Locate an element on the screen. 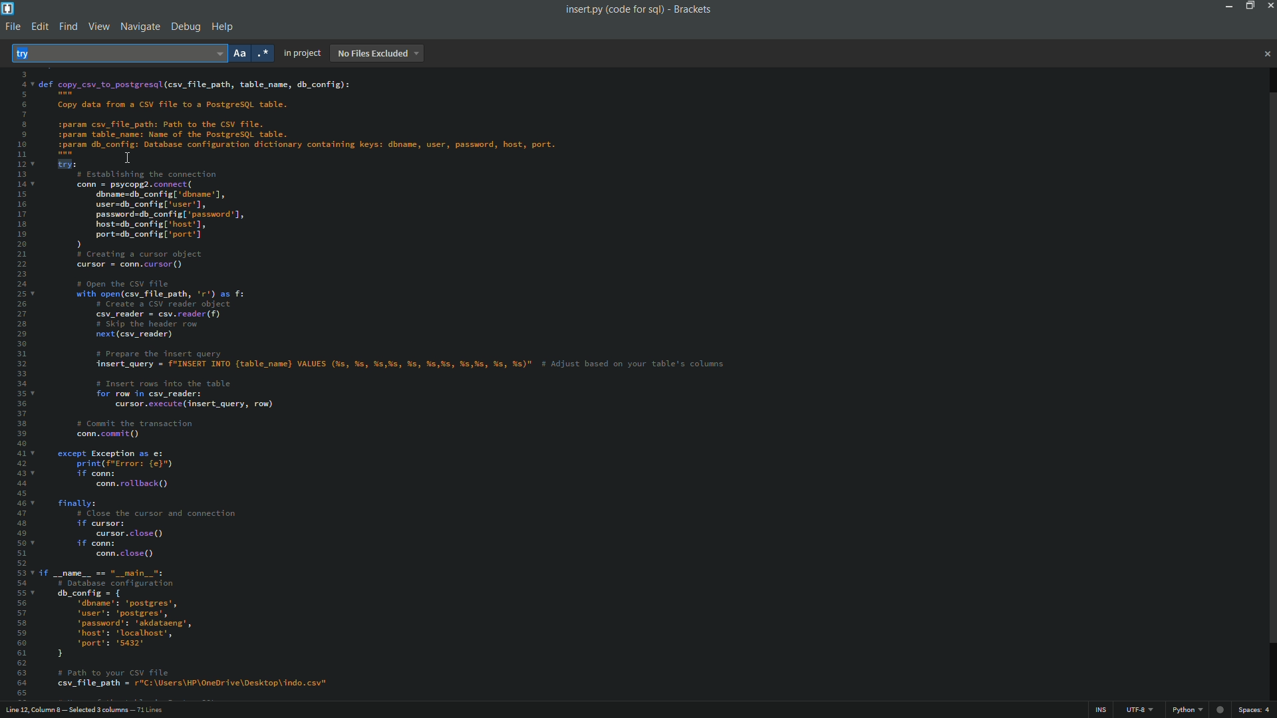 The image size is (1277, 718). ins is located at coordinates (1103, 712).